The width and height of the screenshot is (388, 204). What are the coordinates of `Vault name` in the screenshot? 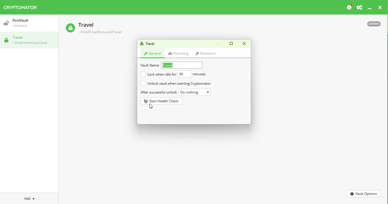 It's located at (149, 66).